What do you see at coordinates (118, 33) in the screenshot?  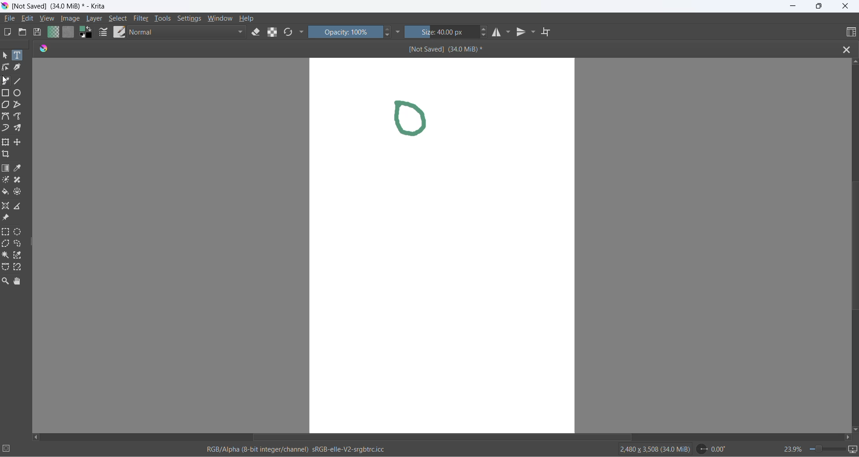 I see `brush presets` at bounding box center [118, 33].